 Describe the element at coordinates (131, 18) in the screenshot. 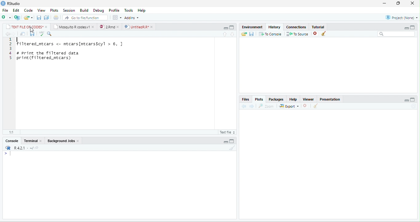

I see `Addins` at that location.